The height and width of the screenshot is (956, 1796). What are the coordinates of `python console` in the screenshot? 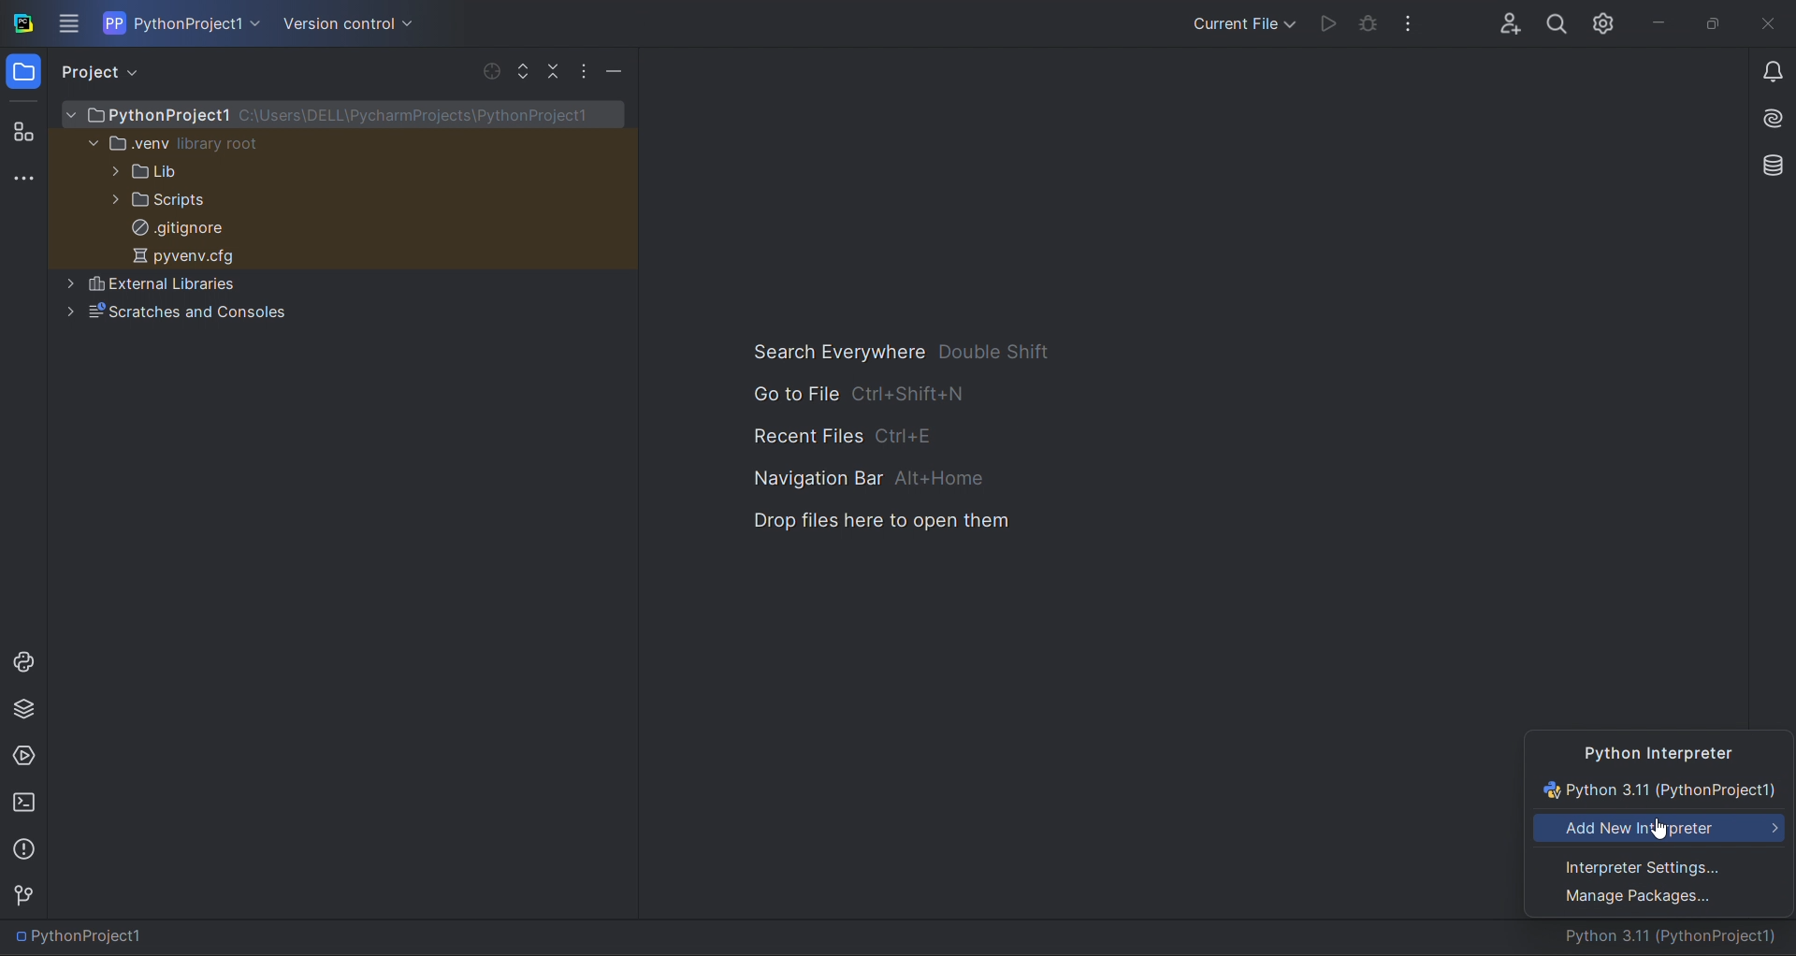 It's located at (22, 660).